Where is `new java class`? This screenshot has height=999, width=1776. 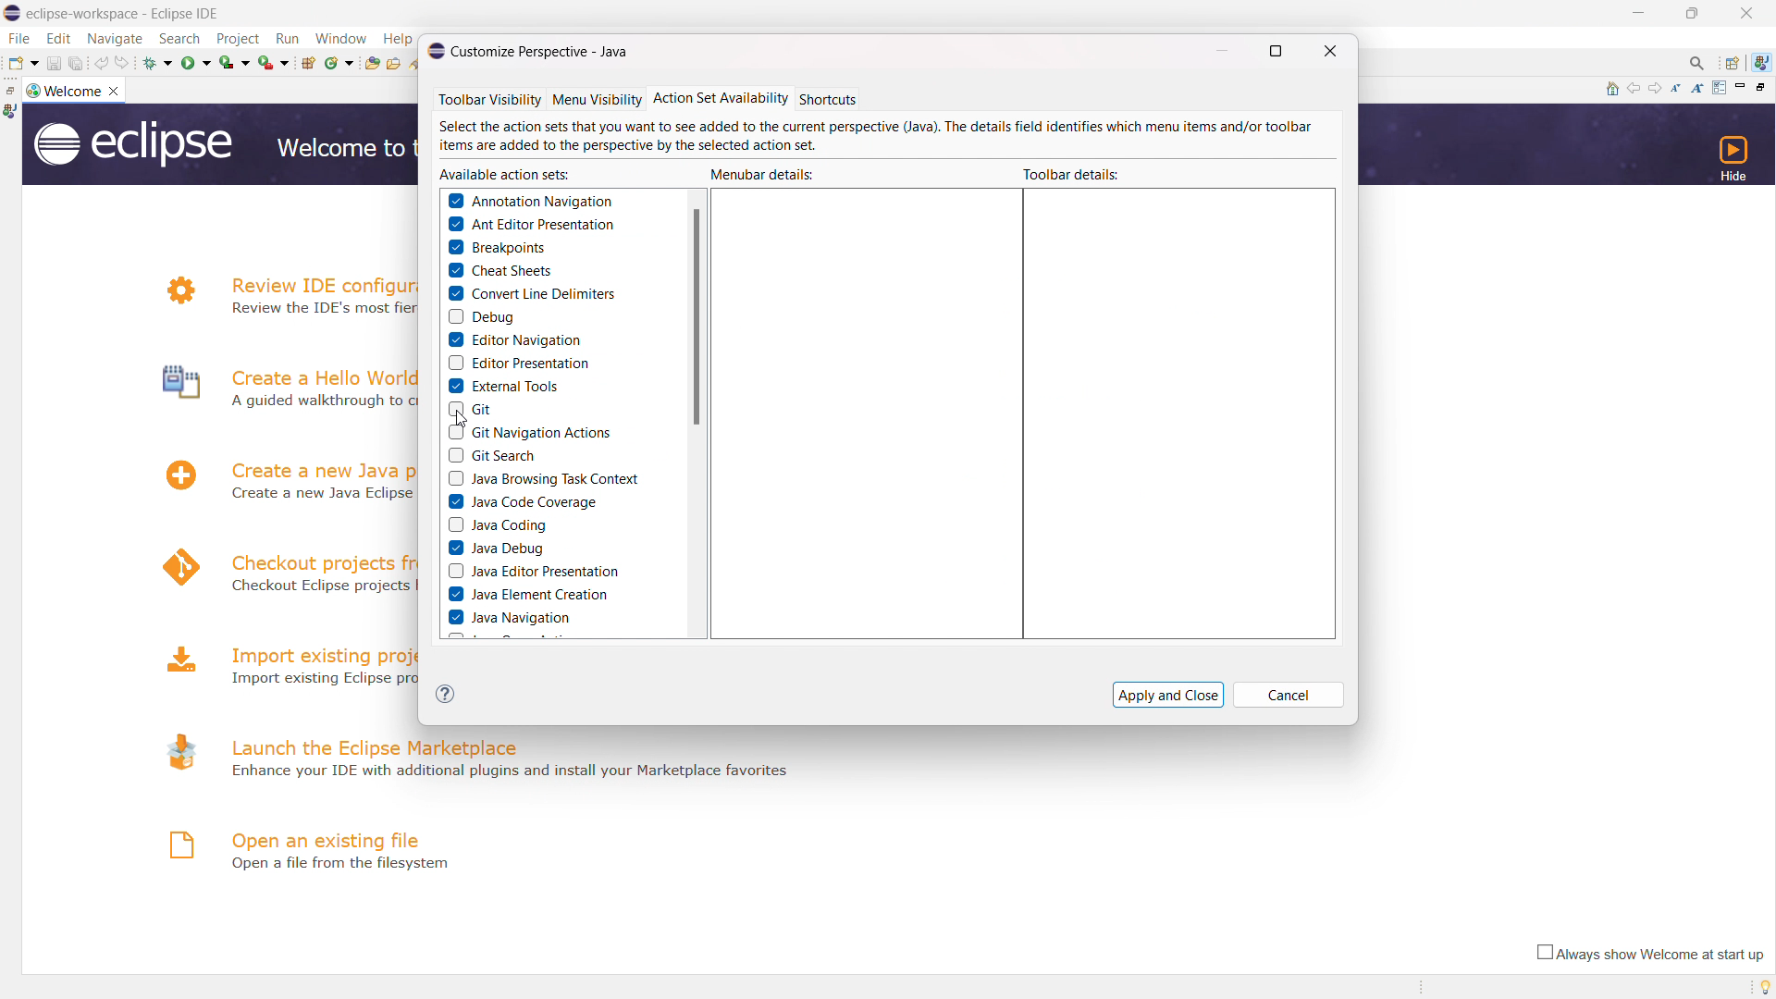
new java class is located at coordinates (339, 63).